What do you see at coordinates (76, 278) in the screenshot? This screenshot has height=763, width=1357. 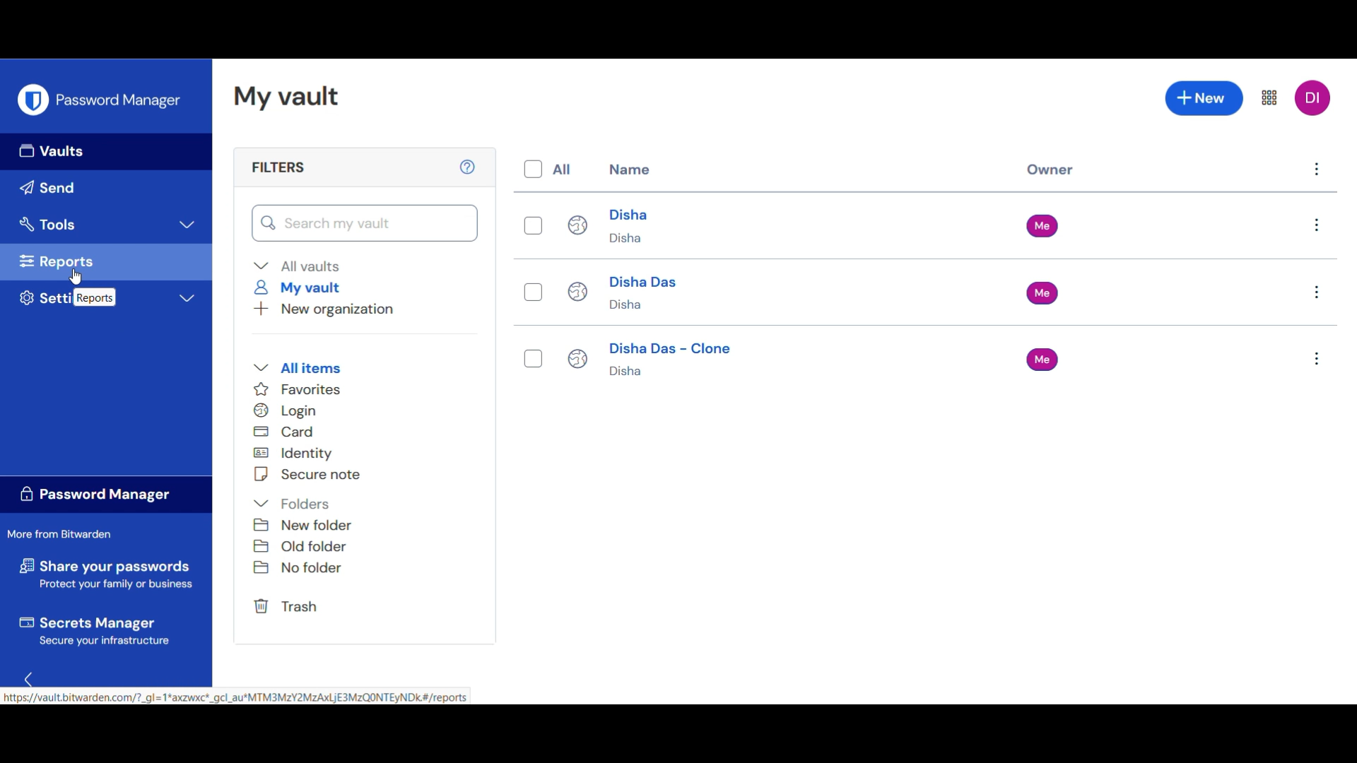 I see `cursor` at bounding box center [76, 278].